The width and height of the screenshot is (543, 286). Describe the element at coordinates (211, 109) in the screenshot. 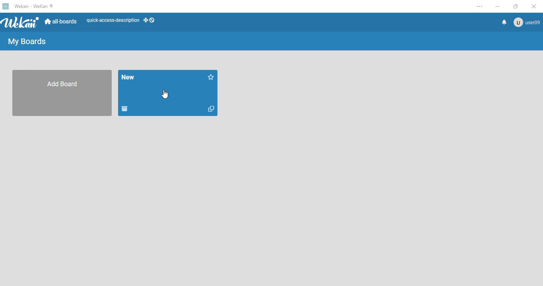

I see `duplicate board` at that location.